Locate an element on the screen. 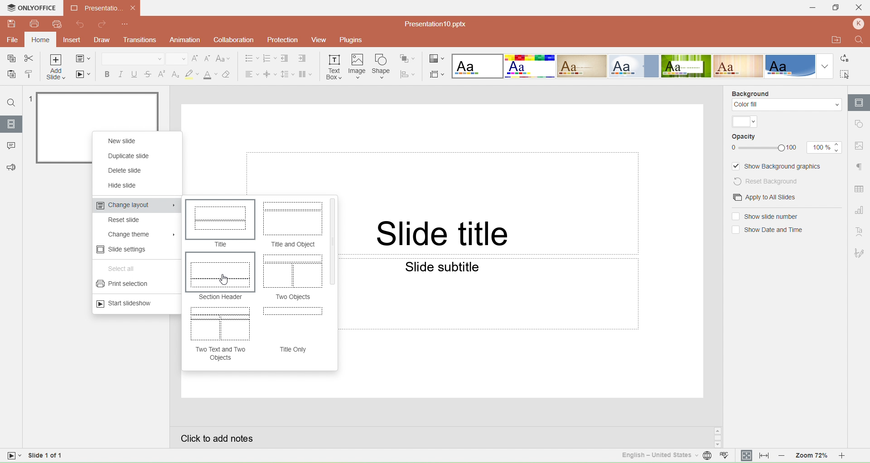 Image resolution: width=870 pixels, height=463 pixels. Title and Object is located at coordinates (292, 245).